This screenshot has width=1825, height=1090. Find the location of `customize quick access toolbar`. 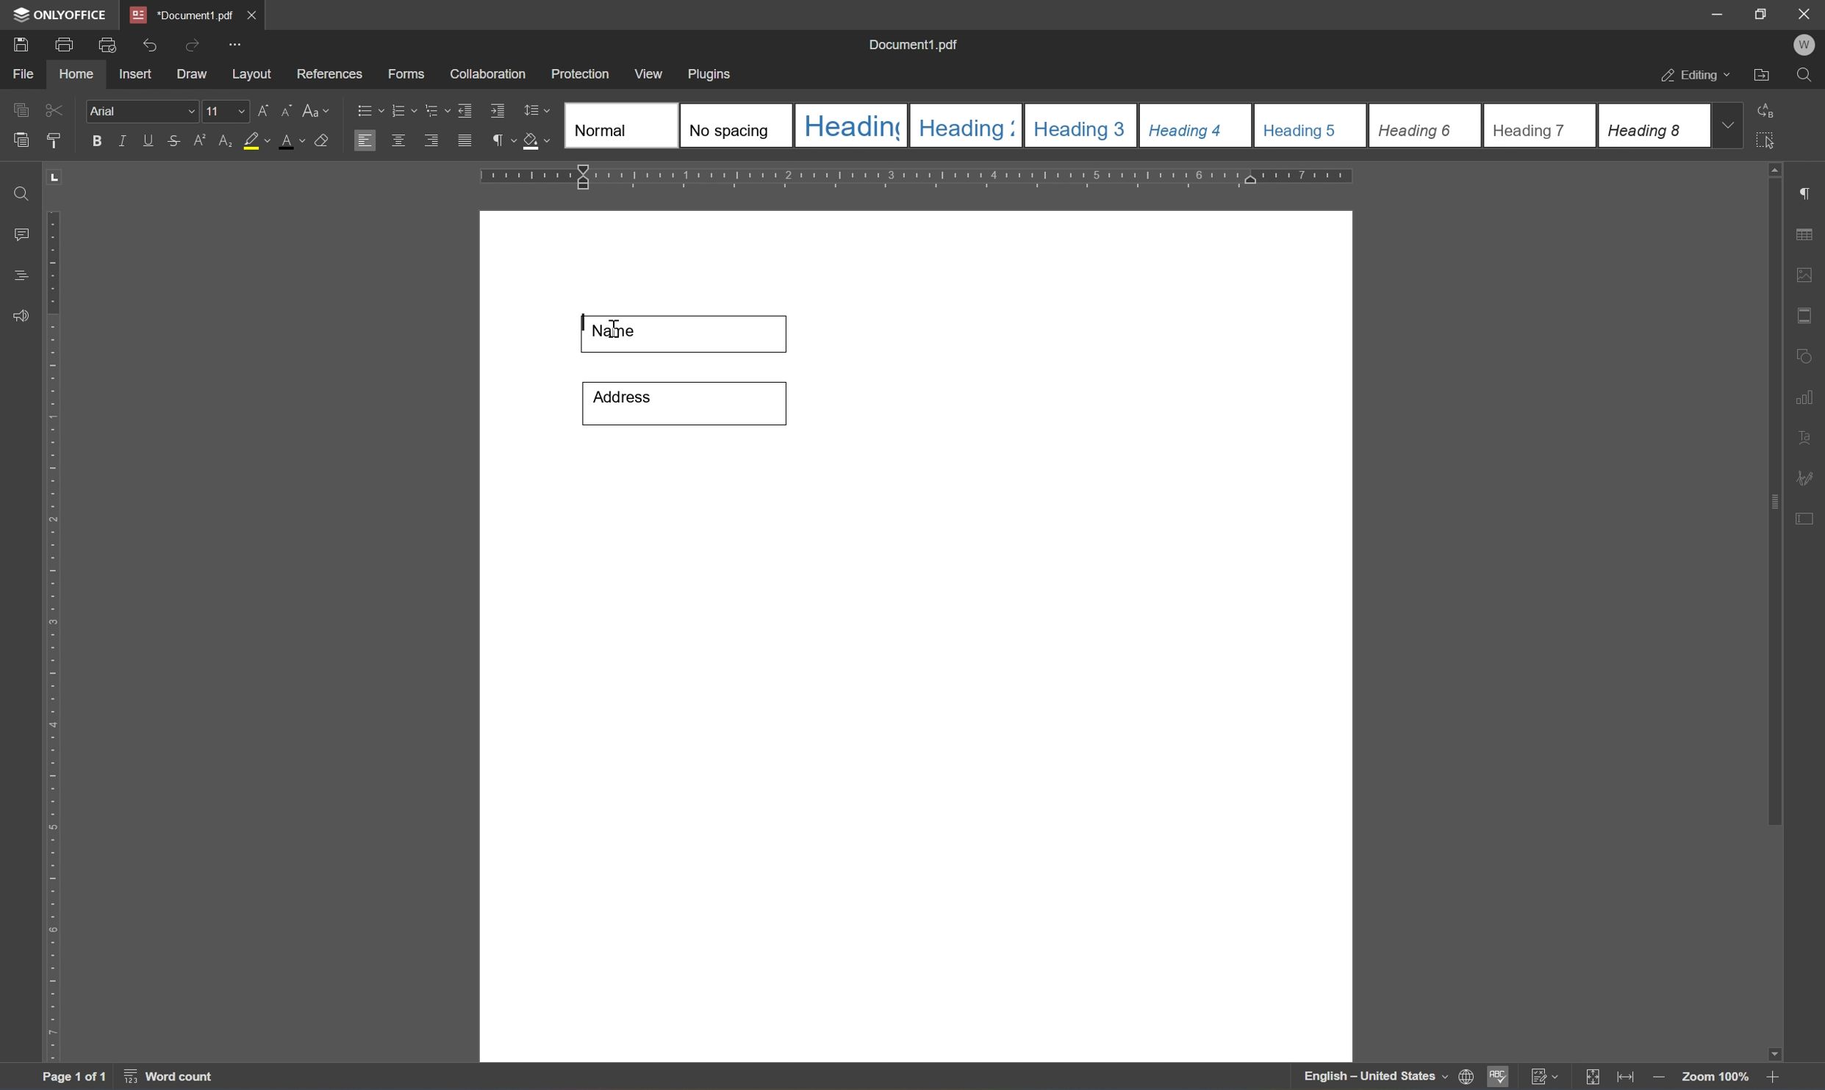

customize quick access toolbar is located at coordinates (235, 44).